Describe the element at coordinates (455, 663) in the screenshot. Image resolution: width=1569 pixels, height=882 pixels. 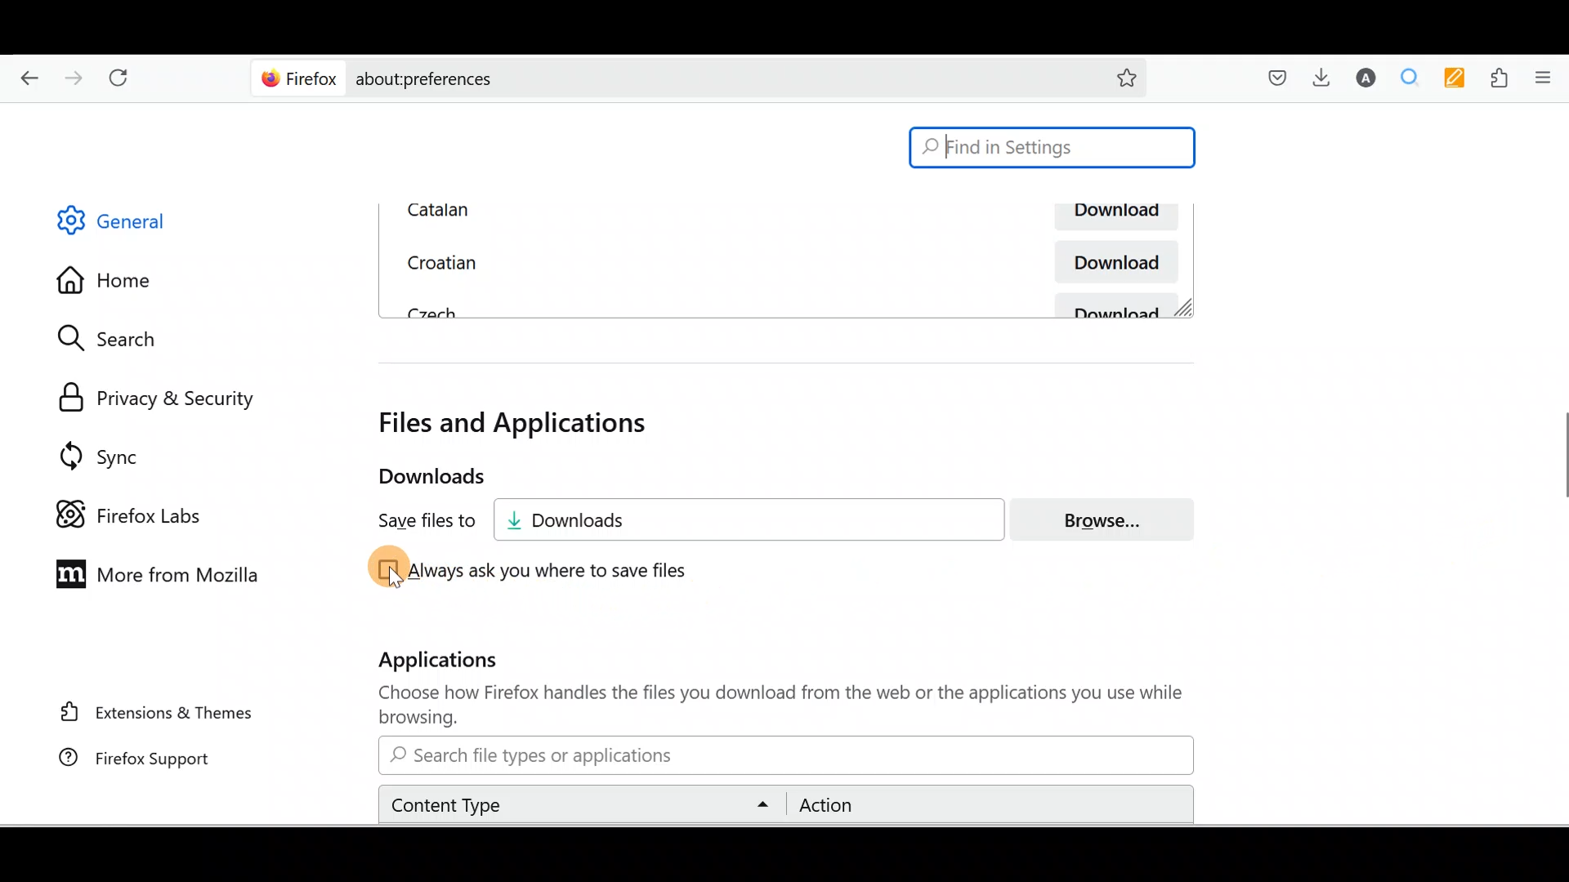
I see `Applications` at that location.